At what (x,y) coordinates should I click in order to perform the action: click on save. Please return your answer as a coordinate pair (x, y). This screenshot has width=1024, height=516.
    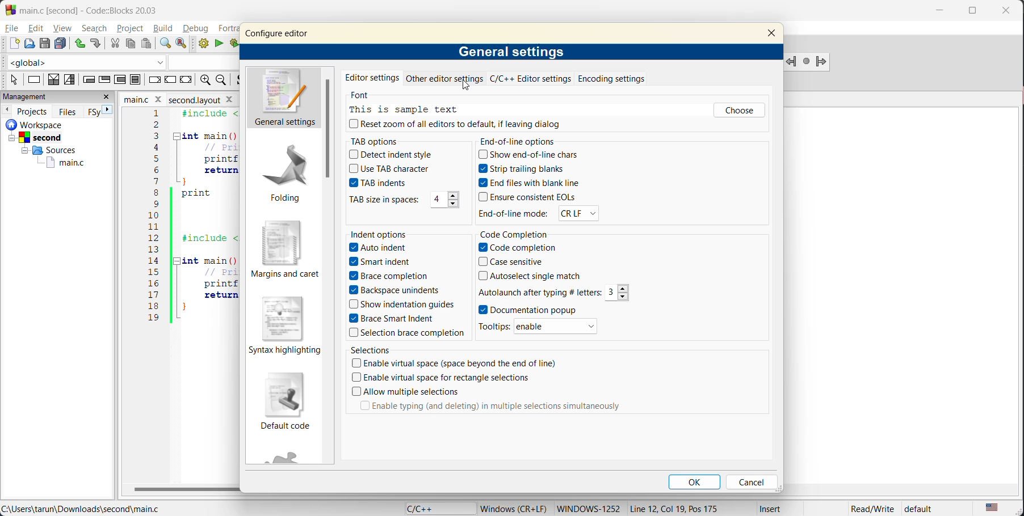
    Looking at the image, I should click on (44, 43).